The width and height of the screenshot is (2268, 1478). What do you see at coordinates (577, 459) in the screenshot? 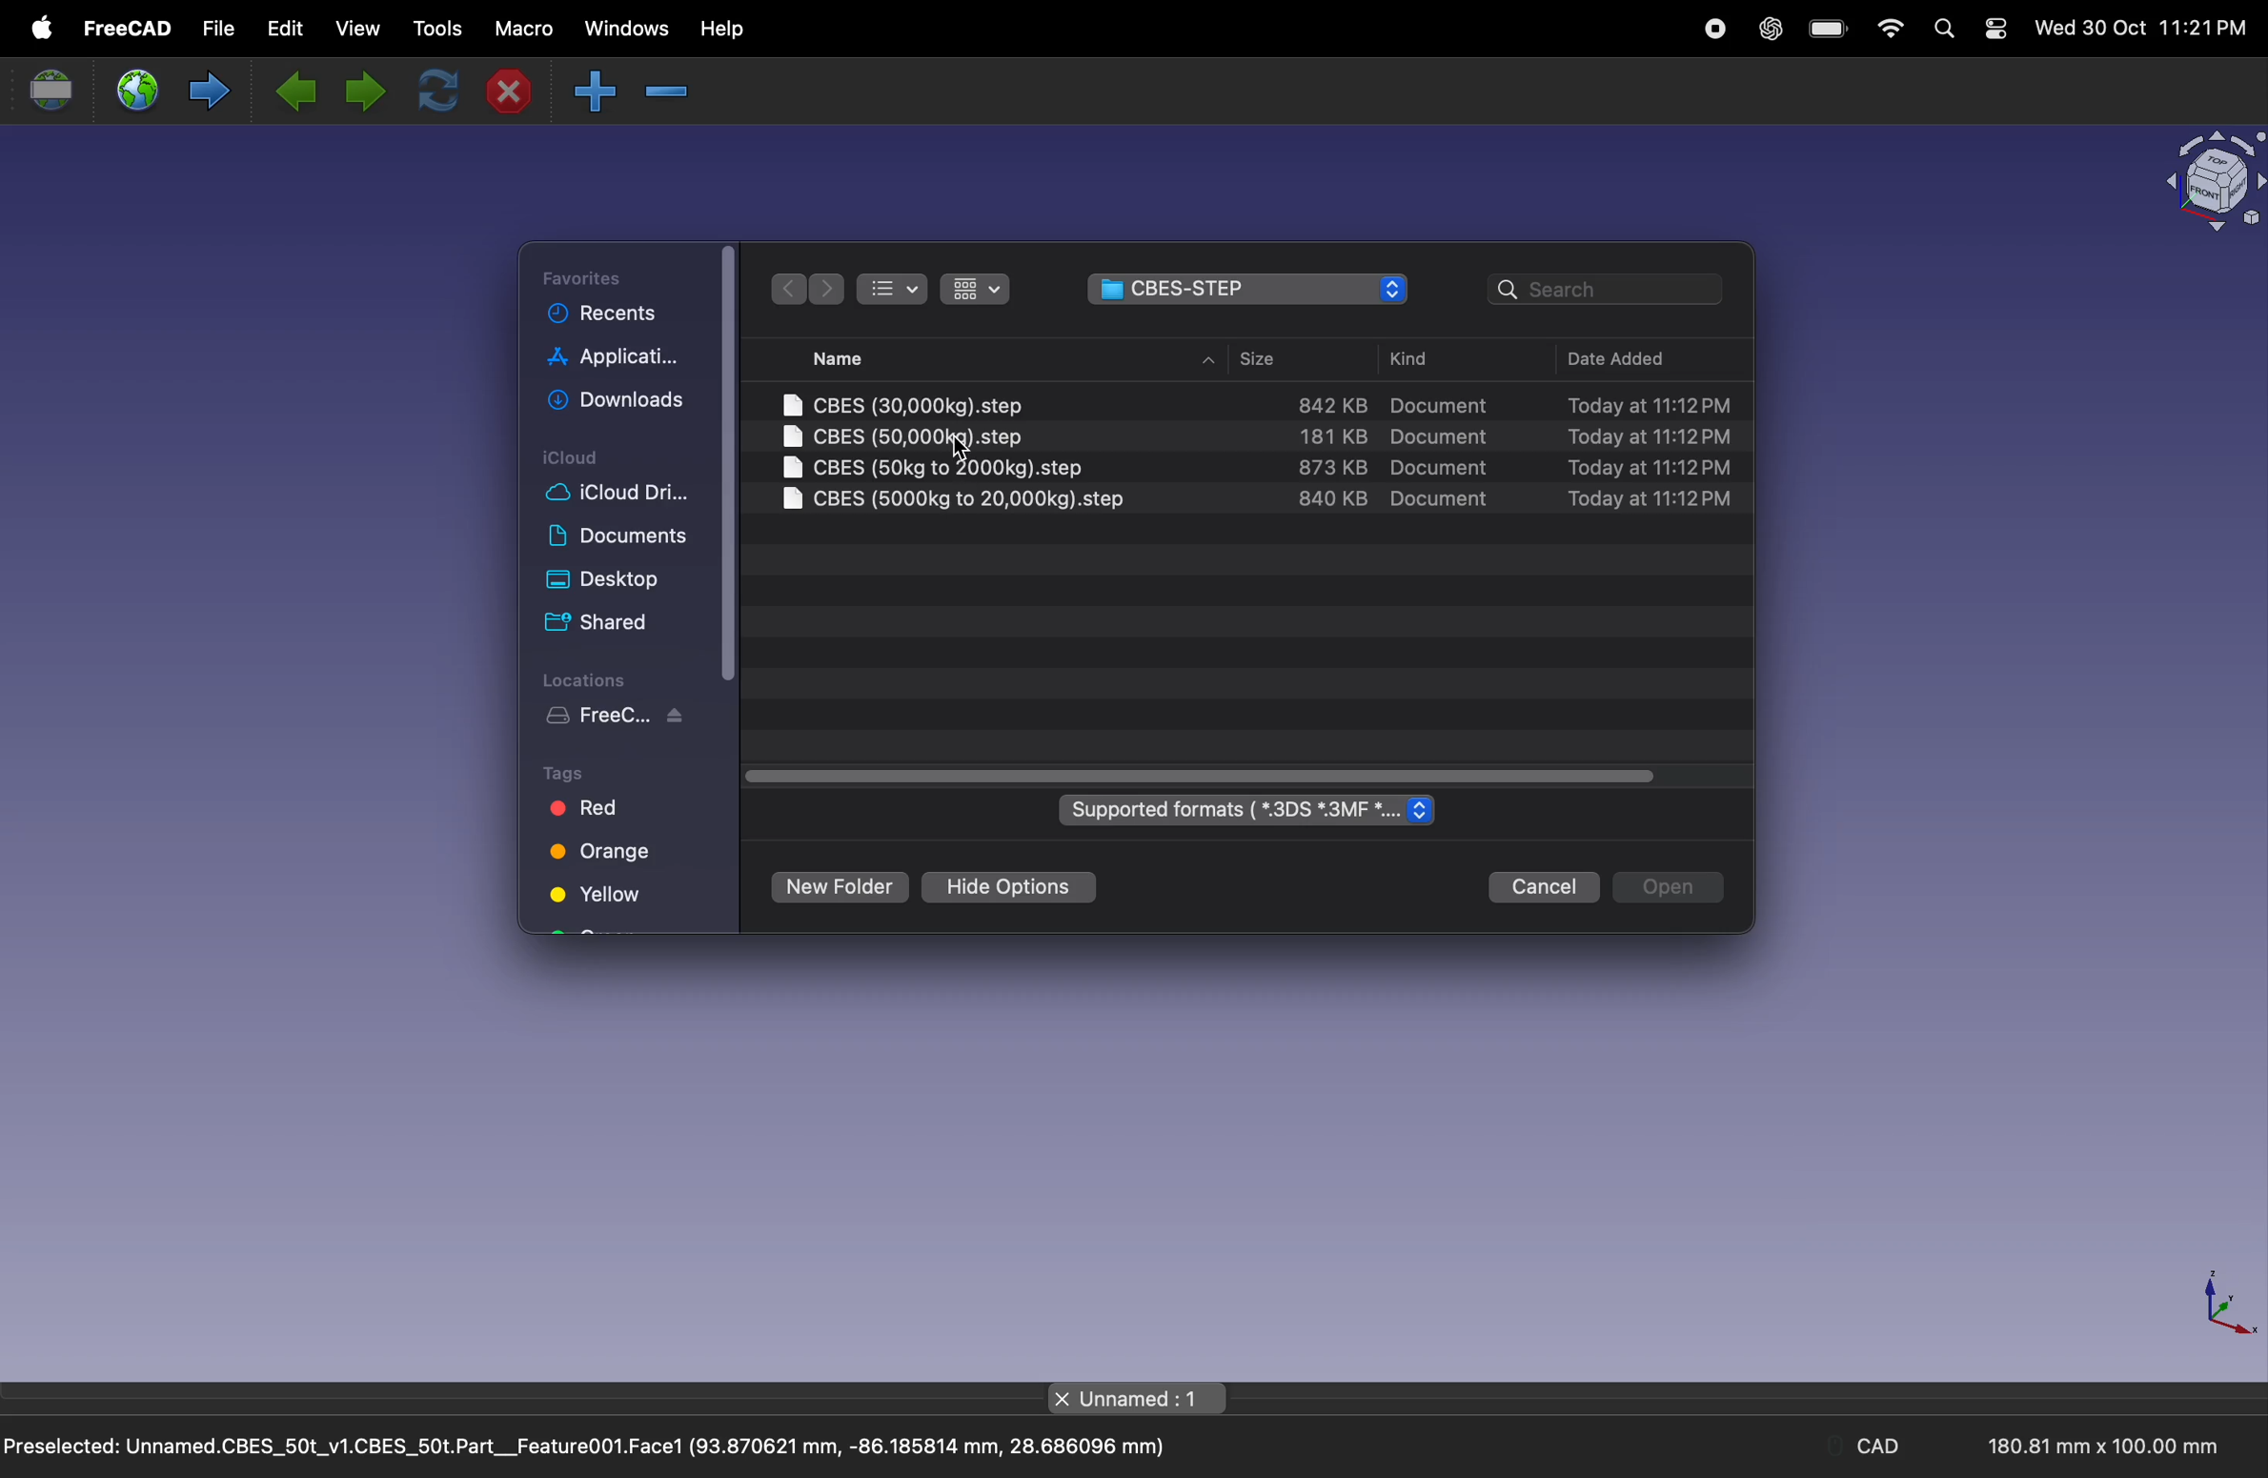
I see `icloud` at bounding box center [577, 459].